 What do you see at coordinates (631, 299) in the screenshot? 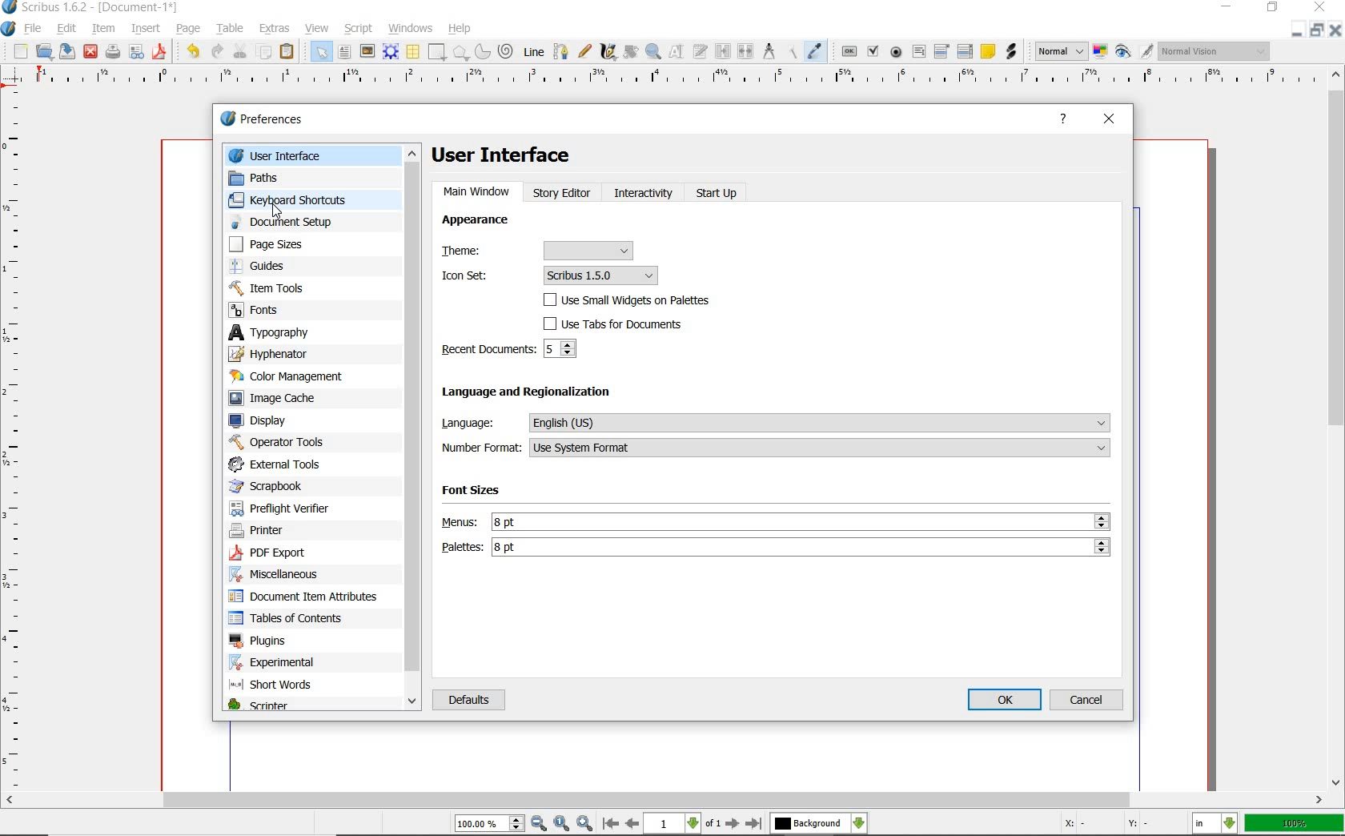
I see `use small widgets on palettes` at bounding box center [631, 299].